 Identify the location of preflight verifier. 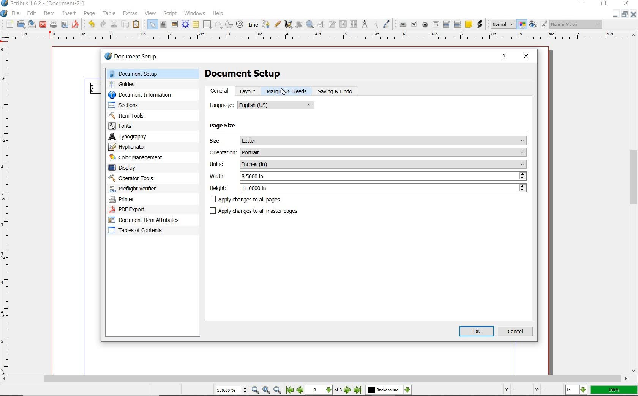
(65, 25).